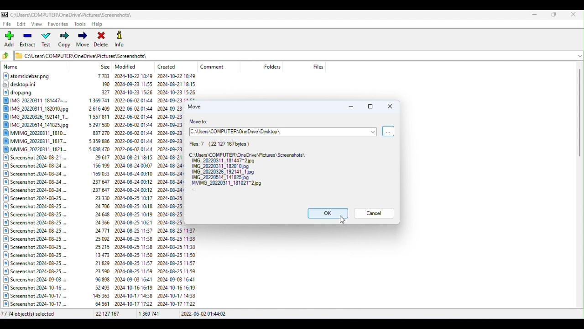 This screenshot has height=329, width=584. I want to click on cancle, so click(375, 213).